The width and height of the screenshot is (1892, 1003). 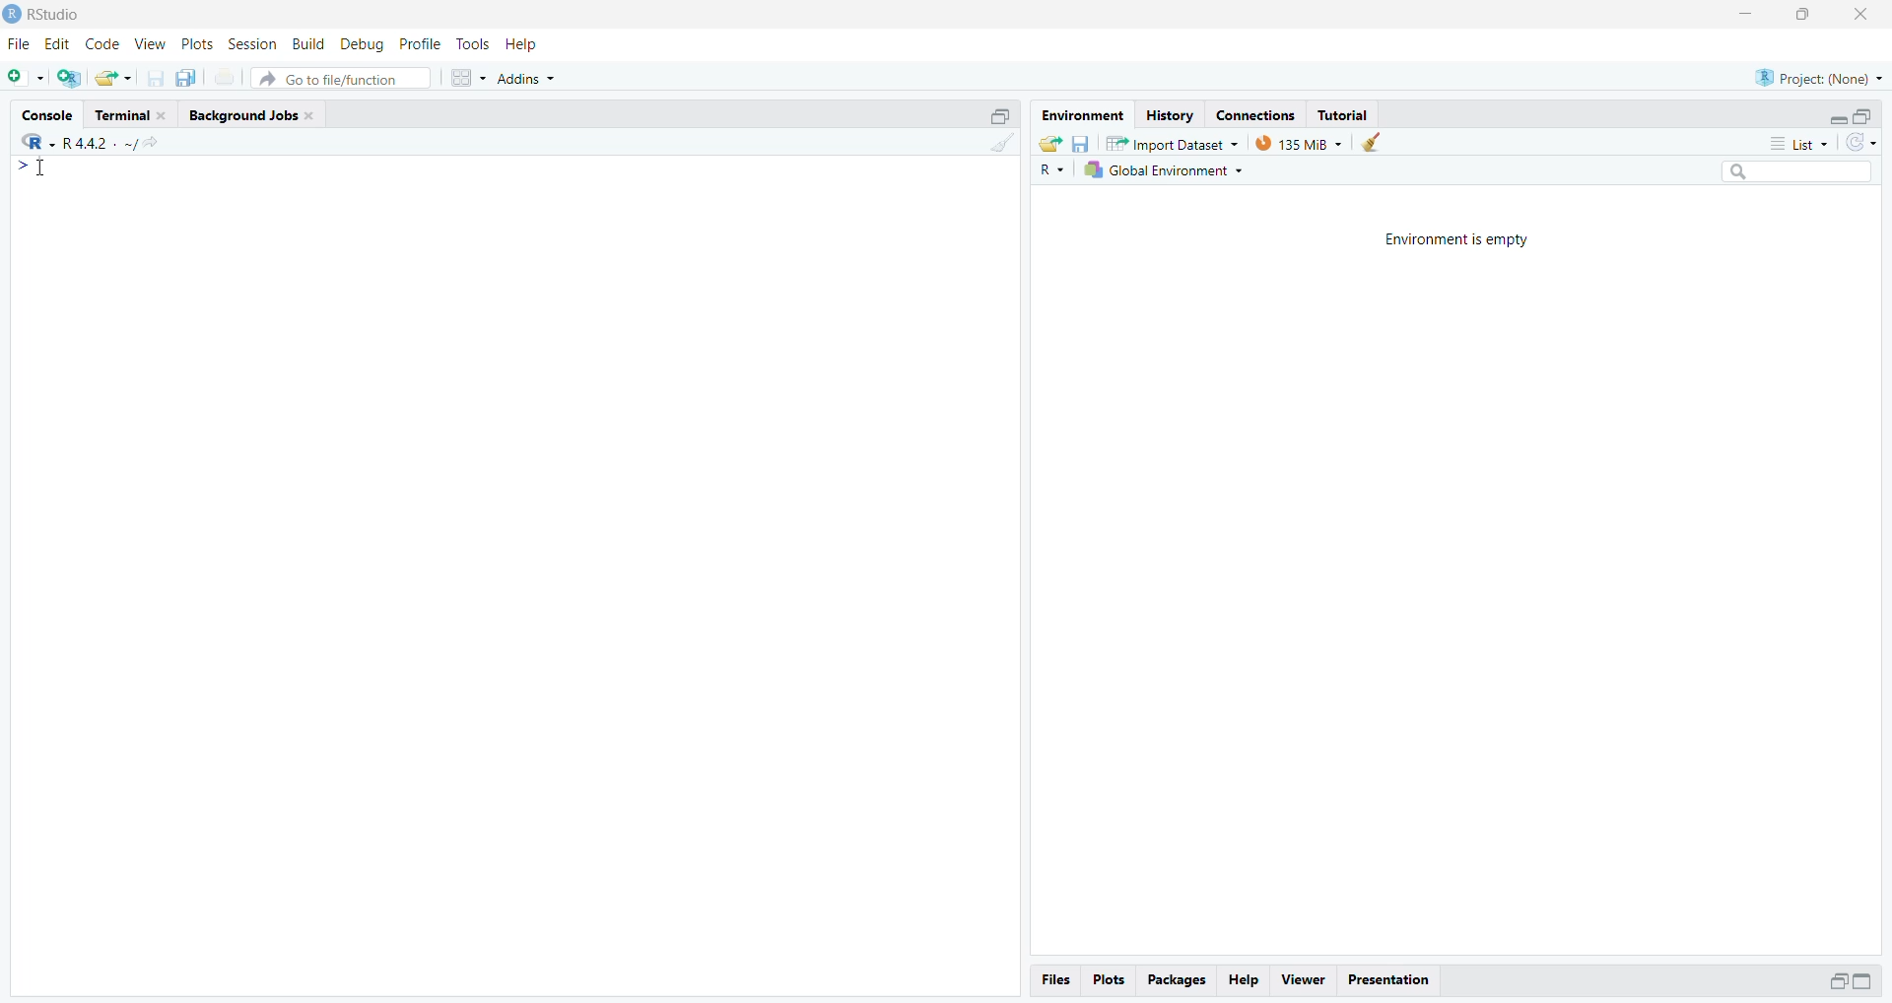 What do you see at coordinates (1168, 114) in the screenshot?
I see `History` at bounding box center [1168, 114].